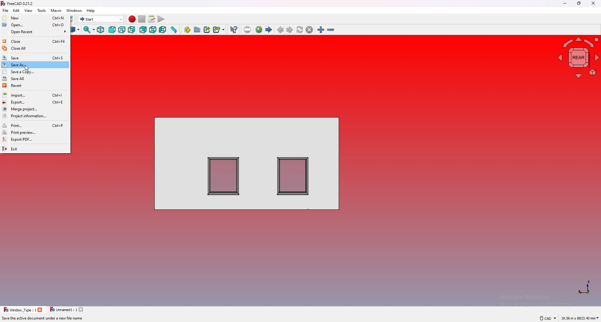  I want to click on stop macros, so click(142, 19).